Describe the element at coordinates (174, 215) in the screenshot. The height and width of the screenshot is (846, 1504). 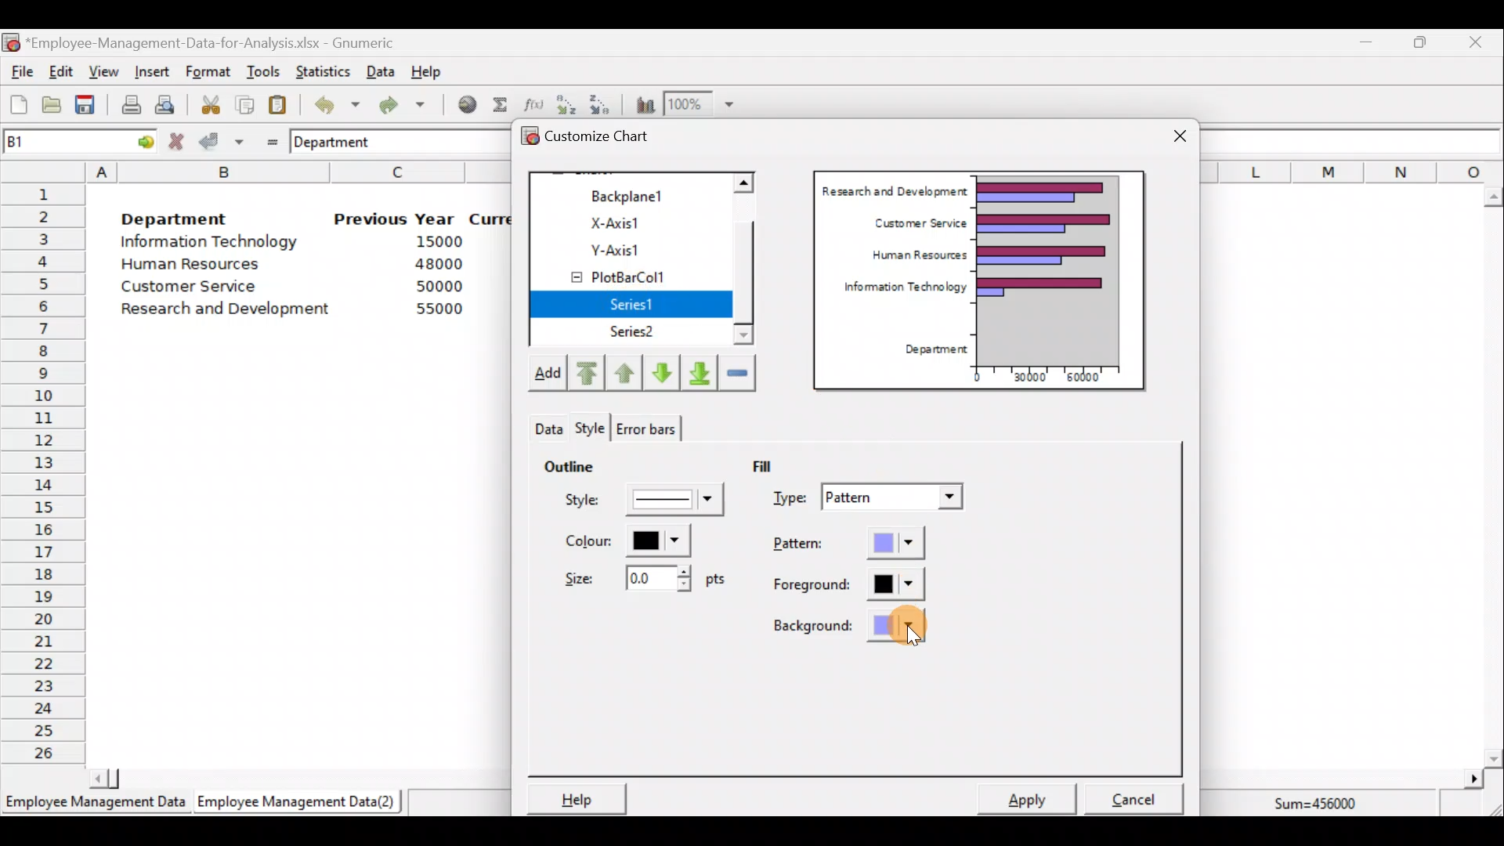
I see `Department` at that location.